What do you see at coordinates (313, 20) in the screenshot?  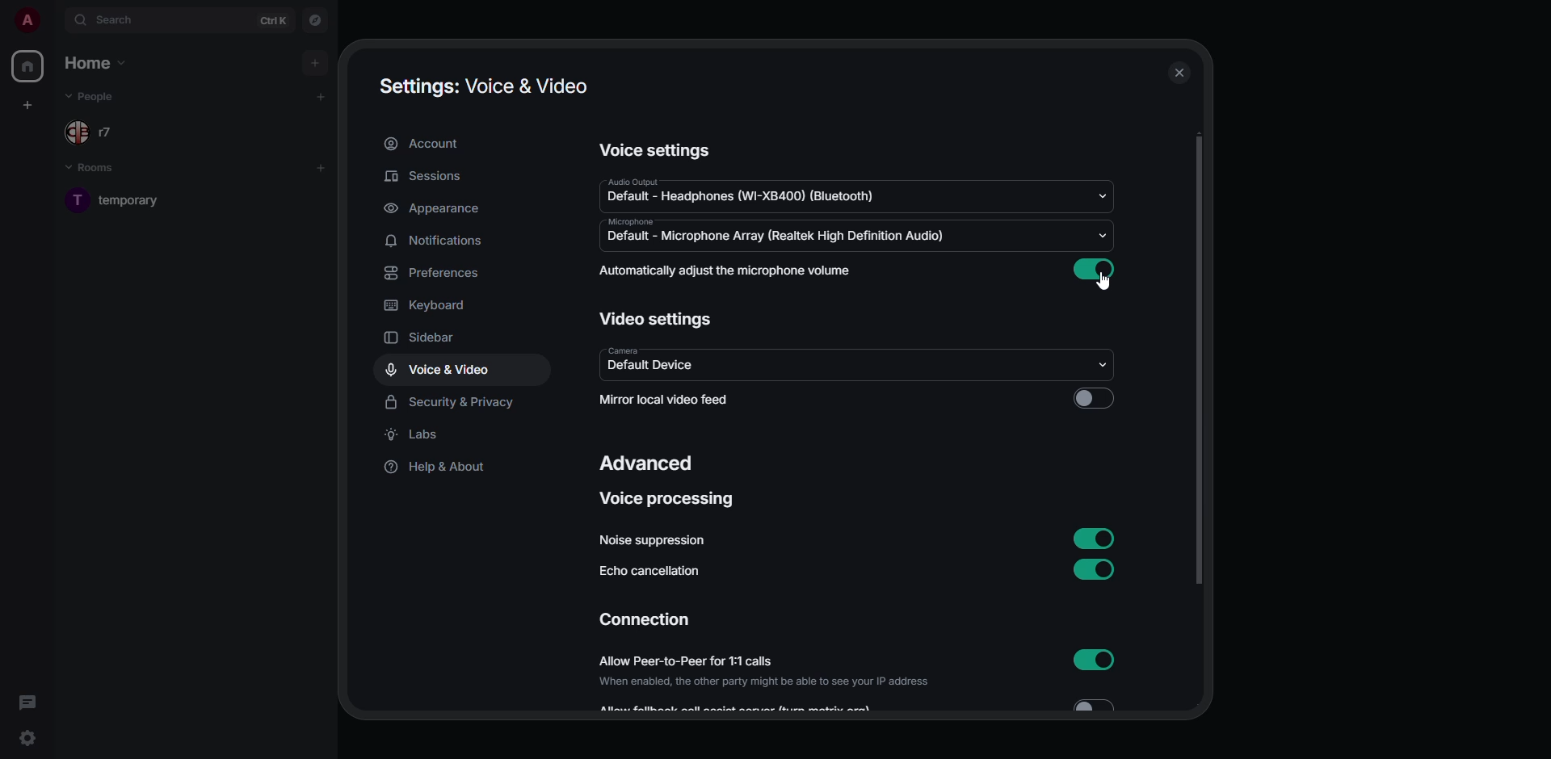 I see `navigator` at bounding box center [313, 20].